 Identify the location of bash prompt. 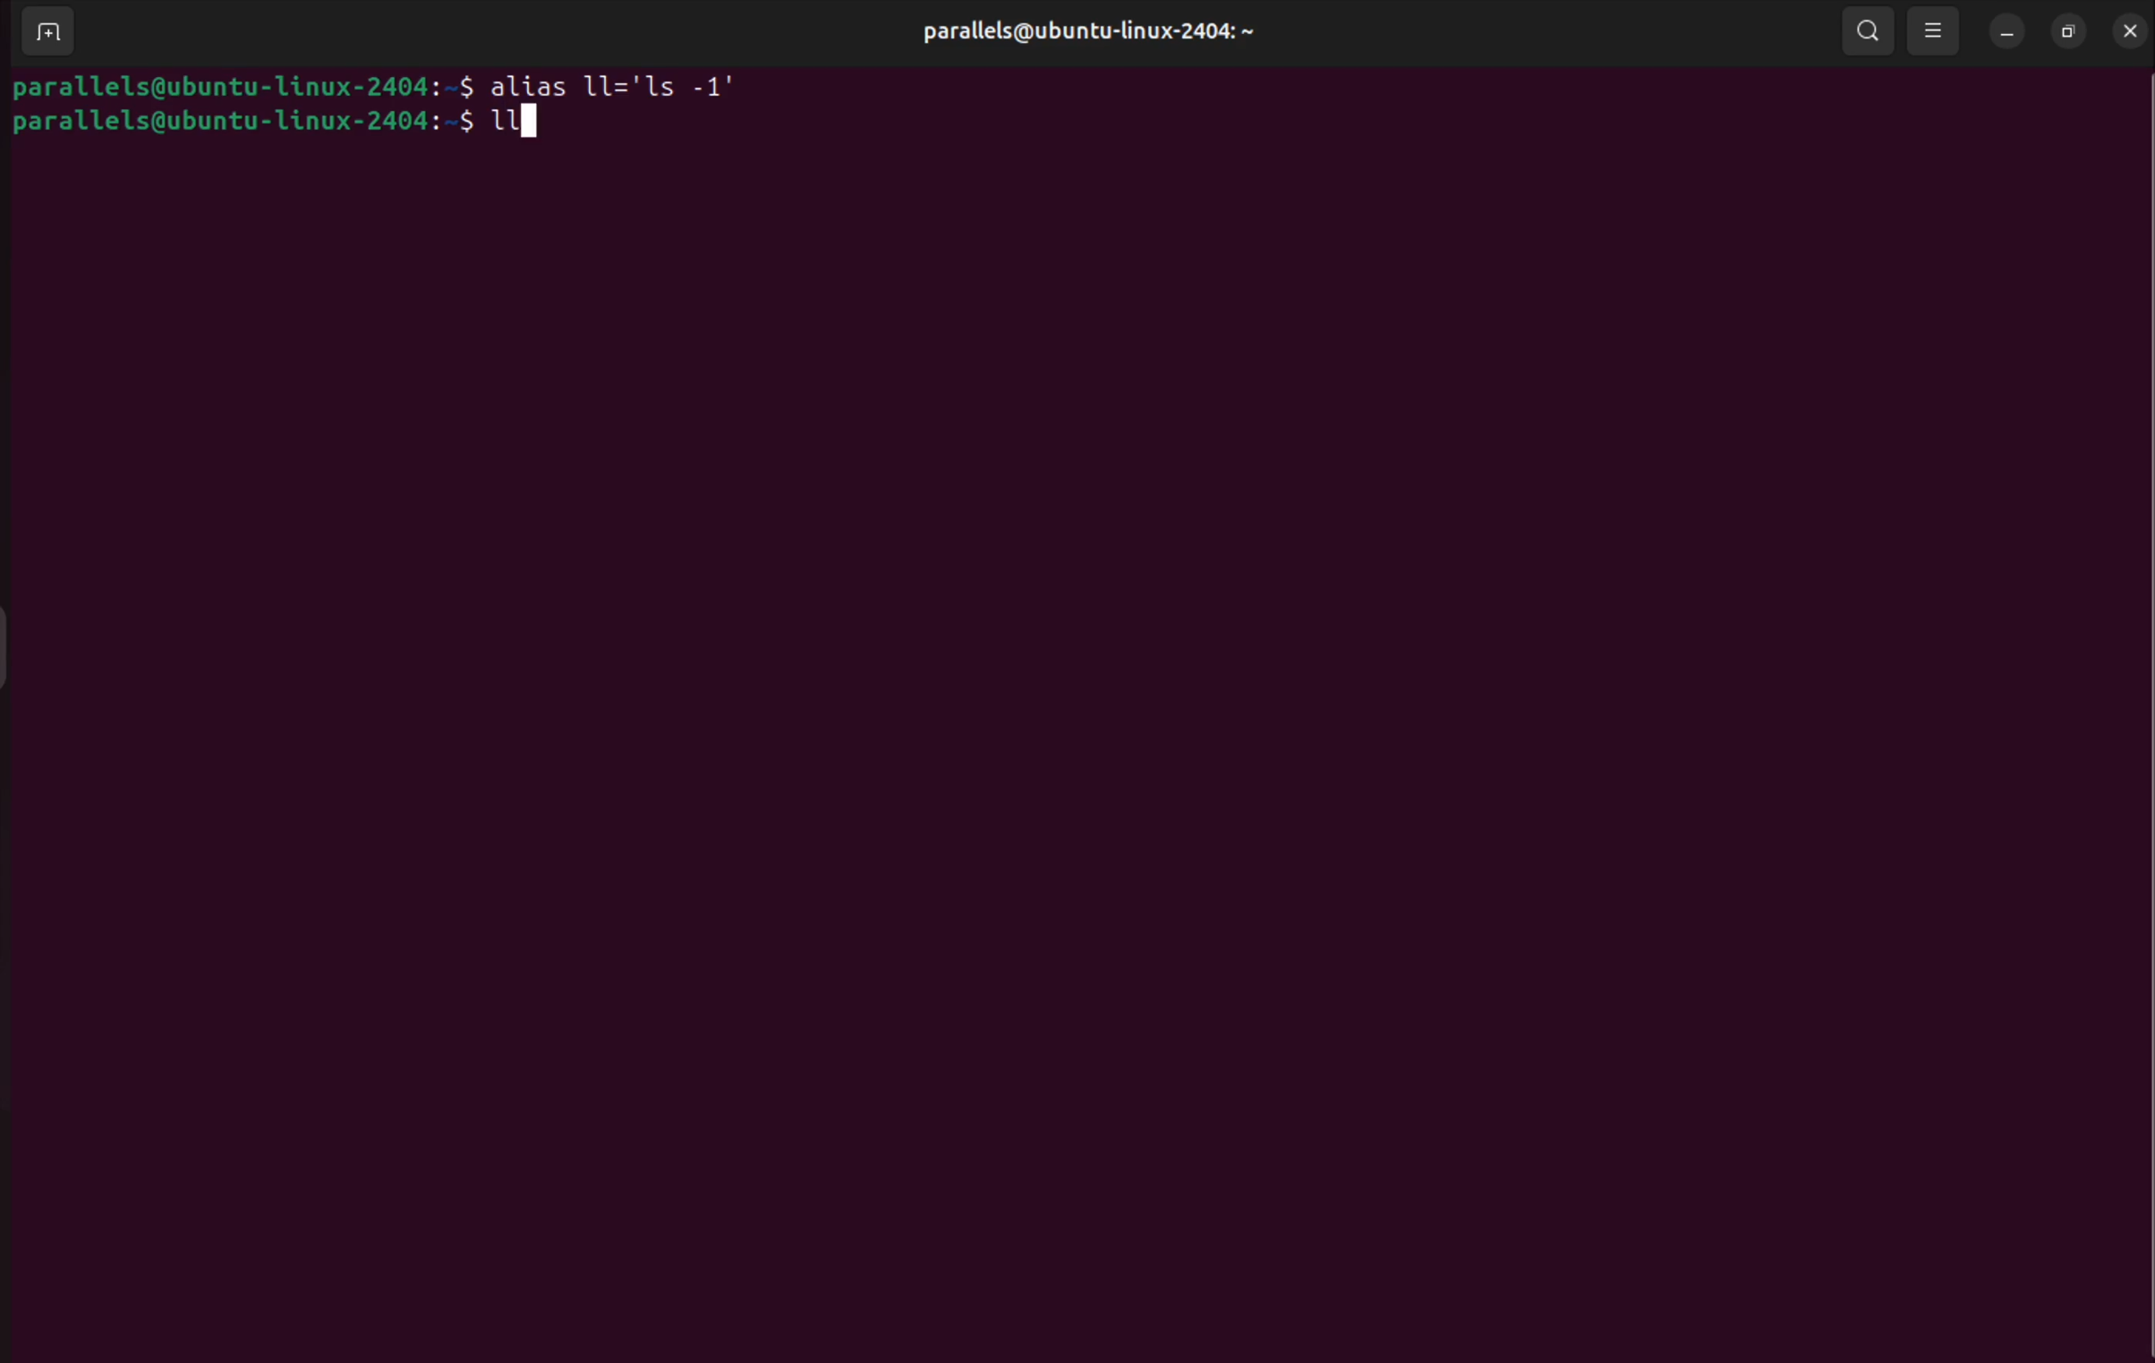
(241, 123).